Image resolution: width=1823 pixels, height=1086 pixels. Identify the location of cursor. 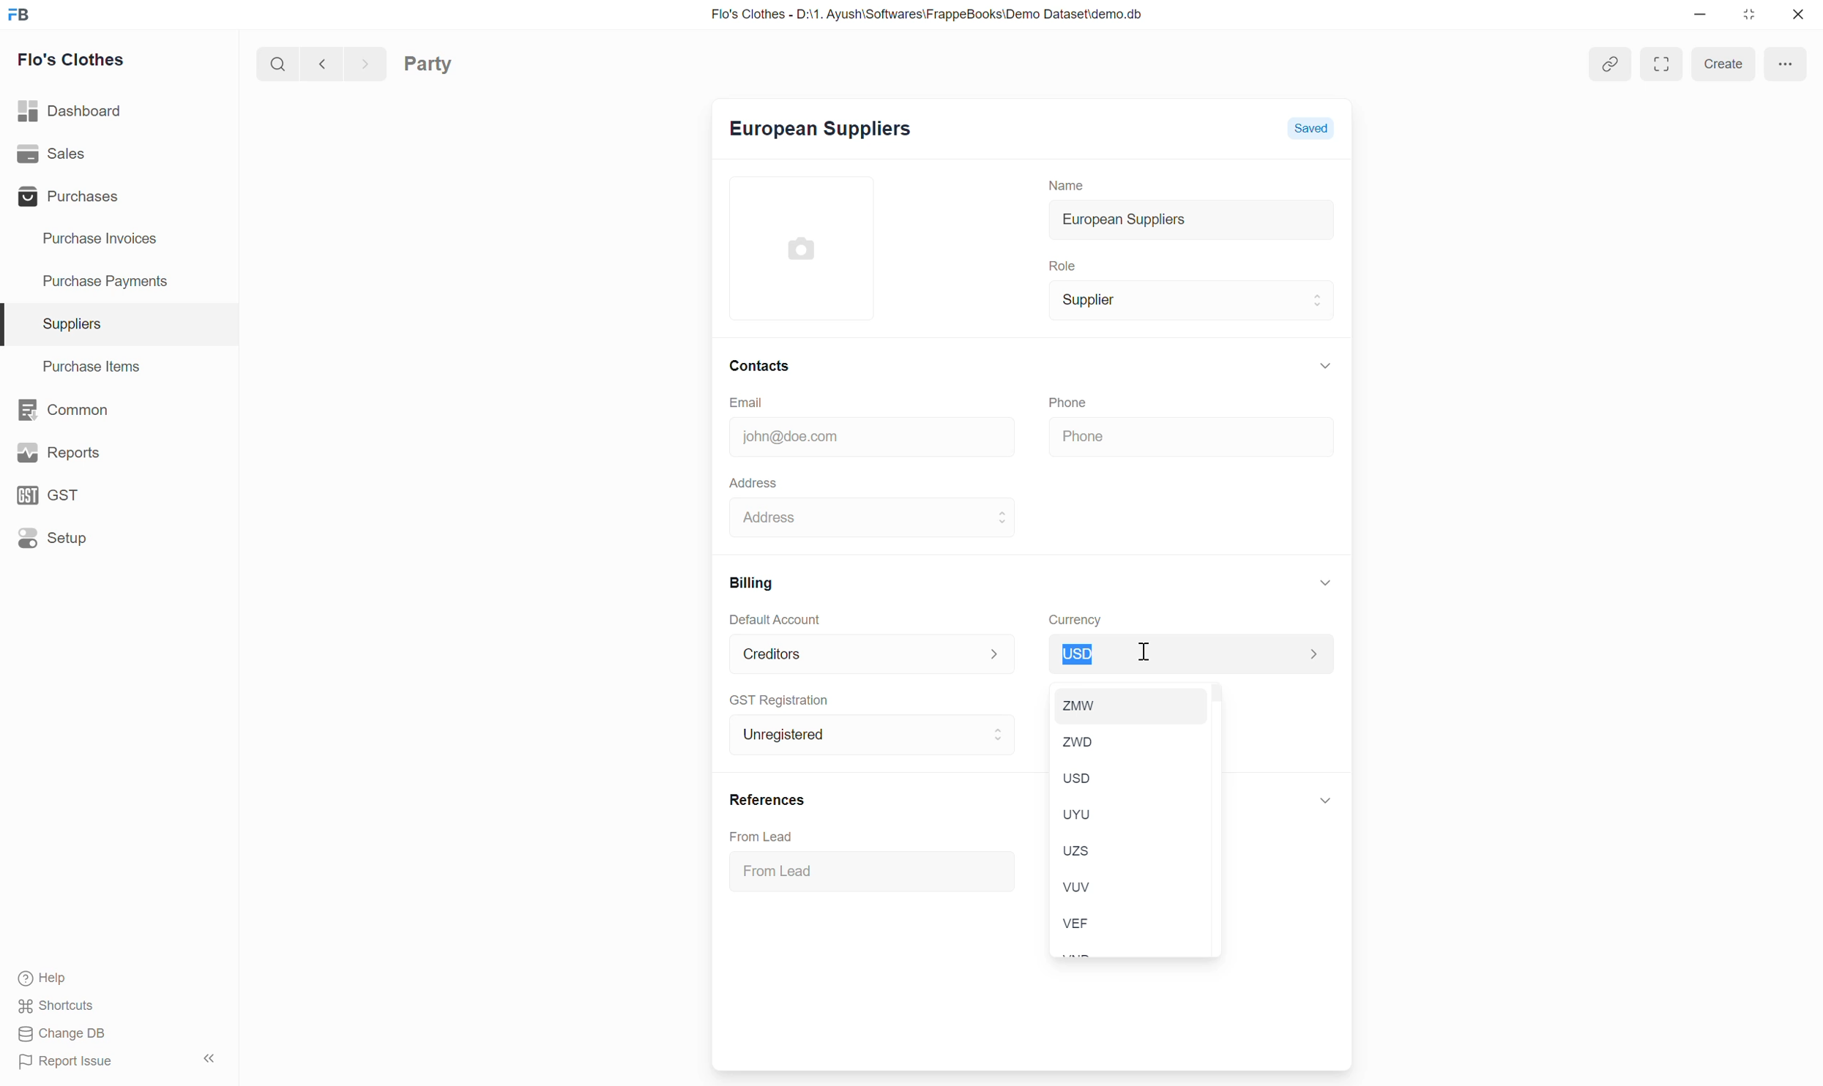
(1149, 651).